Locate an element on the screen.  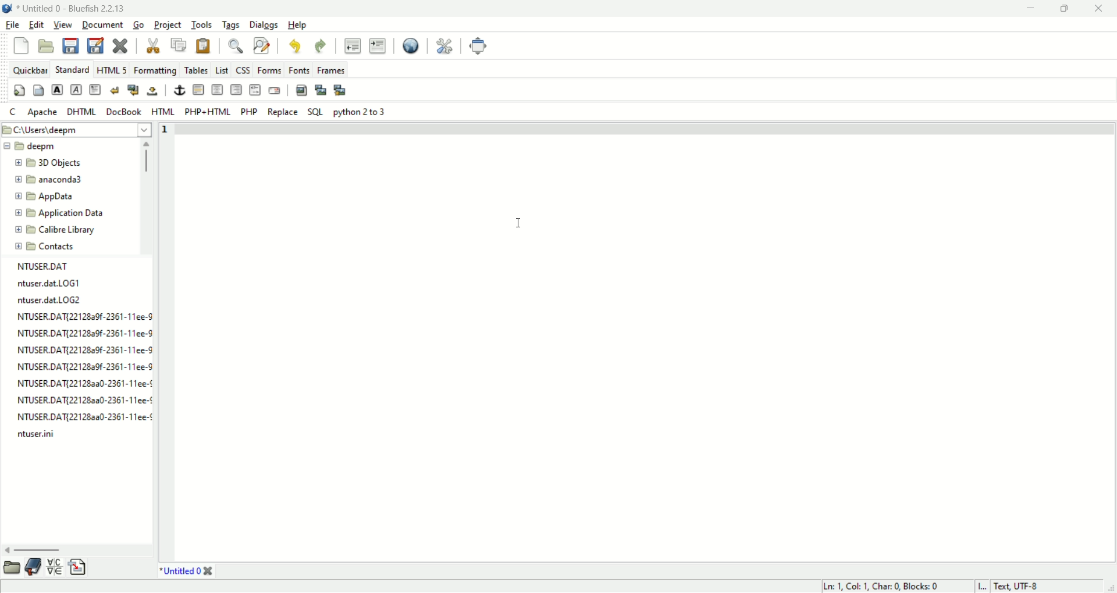
edit preferences is located at coordinates (444, 45).